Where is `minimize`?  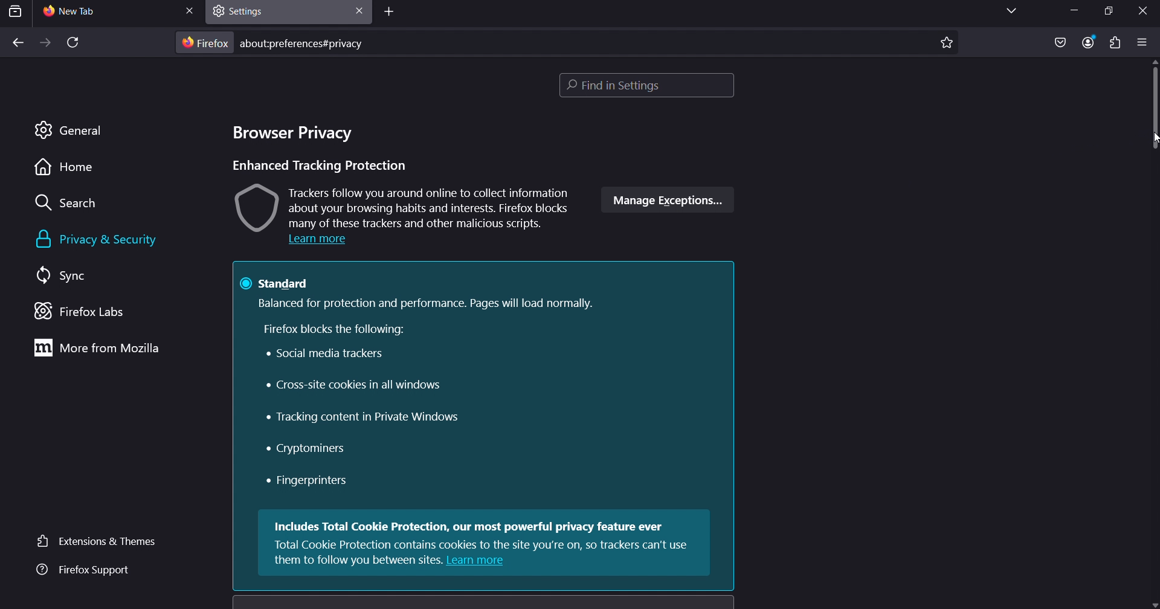 minimize is located at coordinates (1072, 12).